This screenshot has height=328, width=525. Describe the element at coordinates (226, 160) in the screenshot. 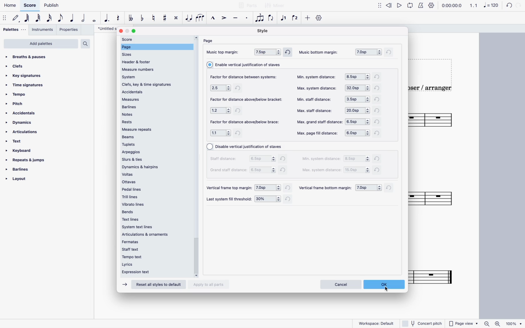

I see `staff distance` at that location.